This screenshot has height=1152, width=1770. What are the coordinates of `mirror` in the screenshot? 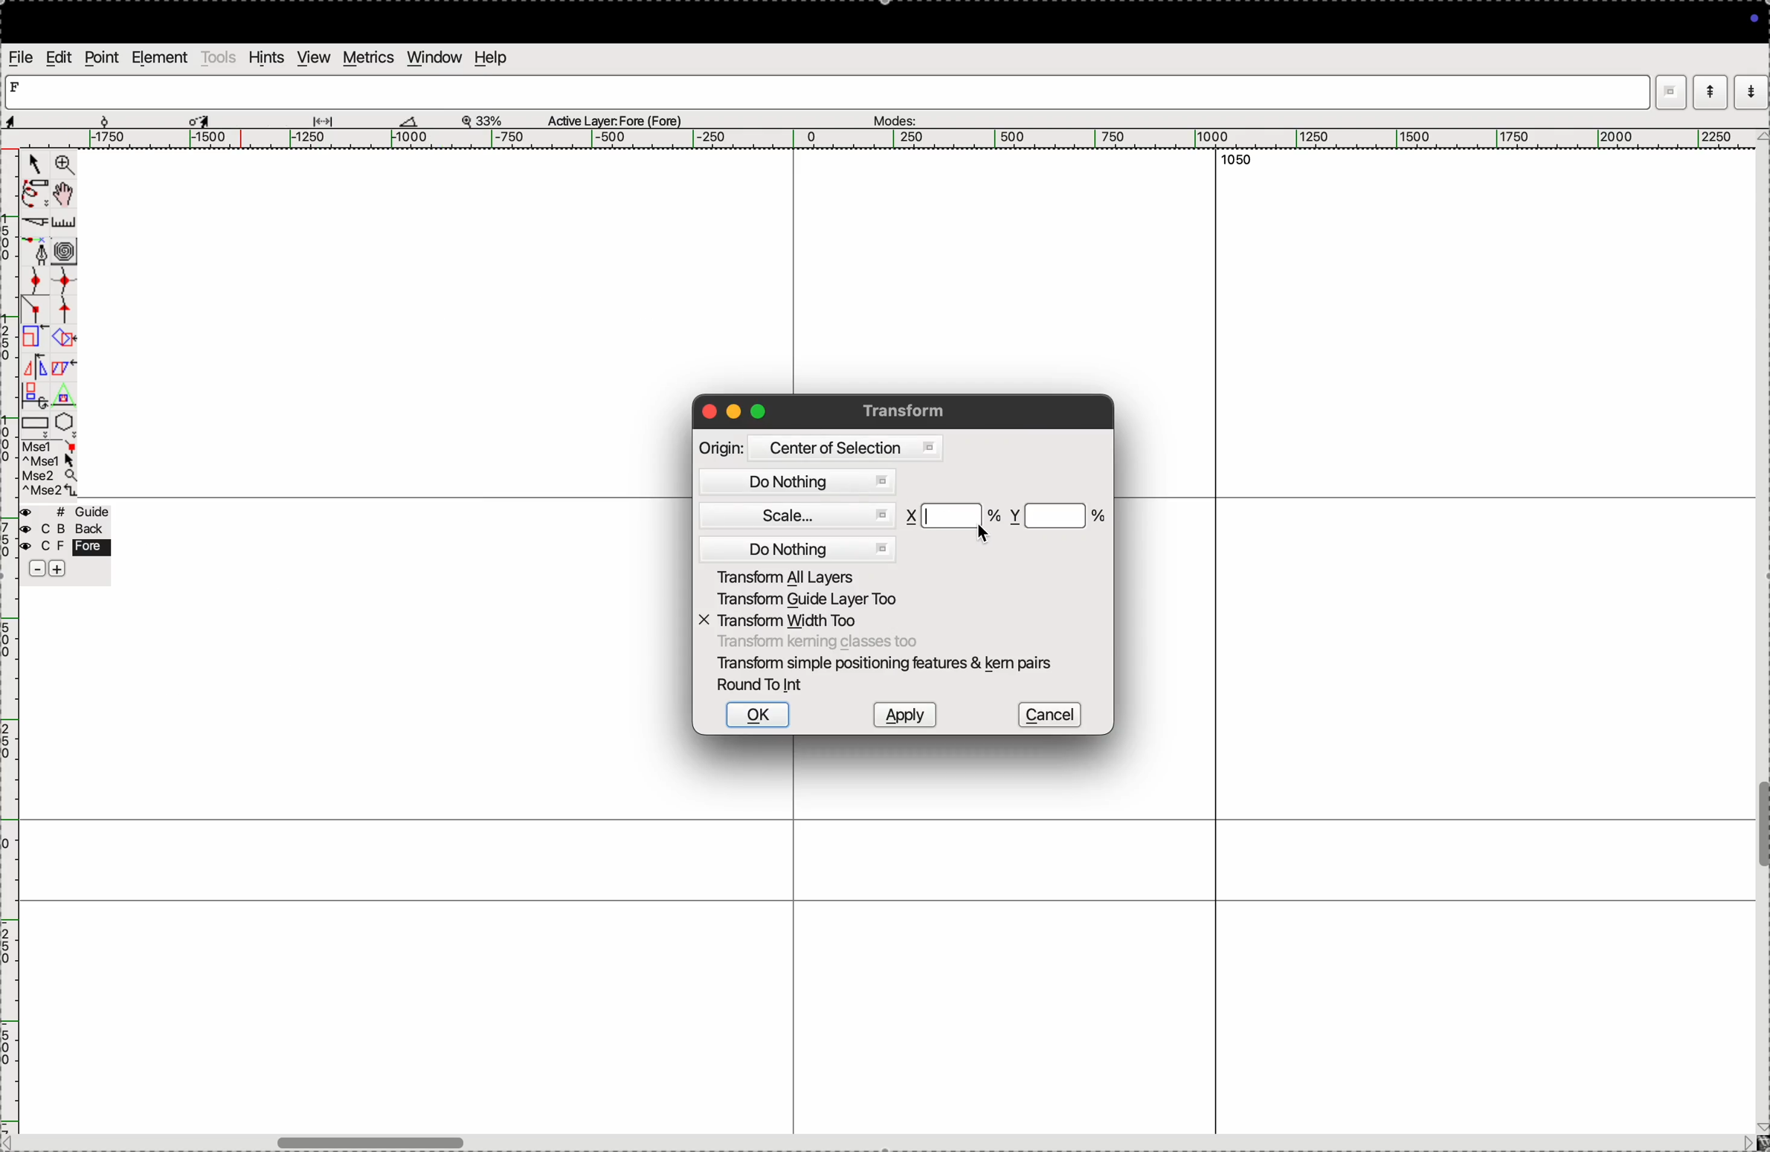 It's located at (48, 369).